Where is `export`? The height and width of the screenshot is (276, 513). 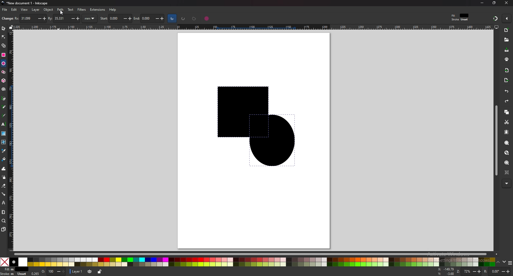
export is located at coordinates (507, 80).